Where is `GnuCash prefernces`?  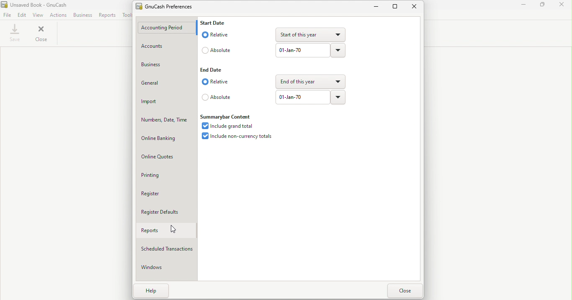
GnuCash prefernces is located at coordinates (168, 8).